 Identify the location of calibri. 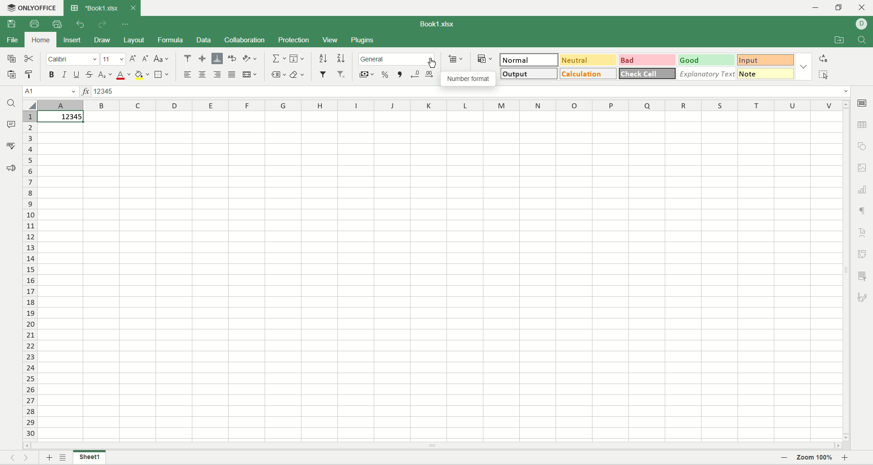
(74, 59).